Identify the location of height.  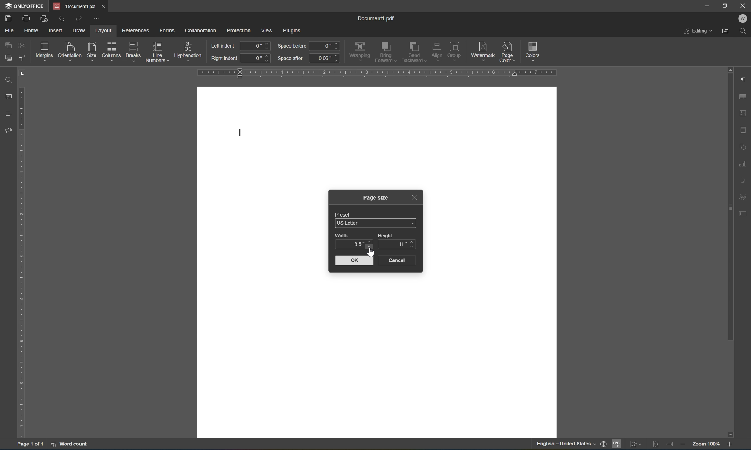
(386, 235).